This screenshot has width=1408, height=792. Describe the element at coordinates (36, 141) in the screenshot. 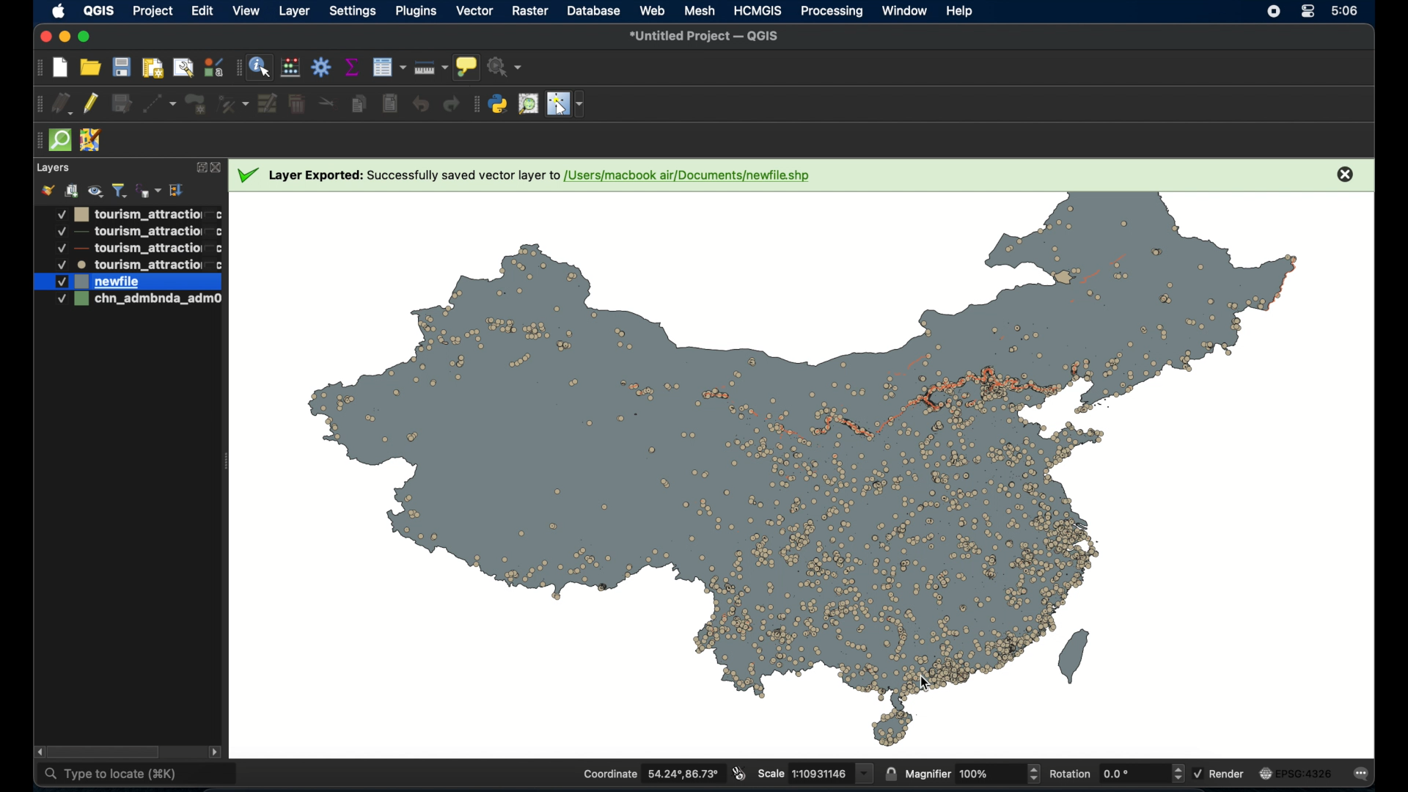

I see `drag handle` at that location.